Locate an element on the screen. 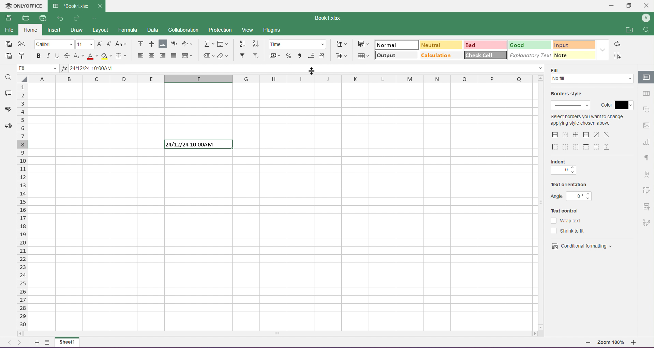  photos is located at coordinates (646, 126).